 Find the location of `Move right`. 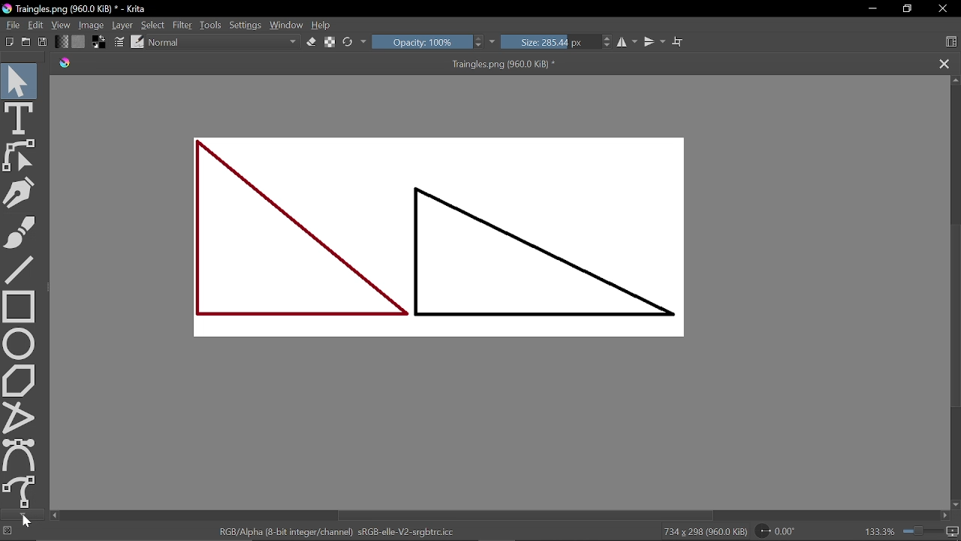

Move right is located at coordinates (944, 515).